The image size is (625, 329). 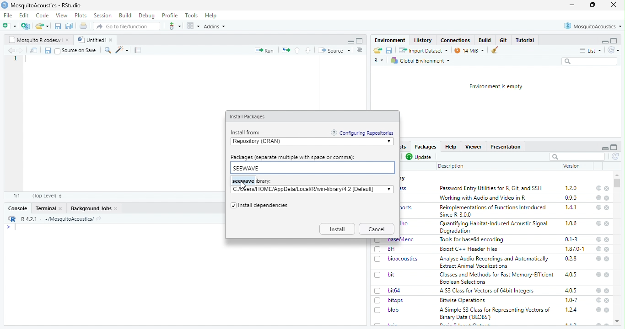 What do you see at coordinates (607, 291) in the screenshot?
I see `close` at bounding box center [607, 291].